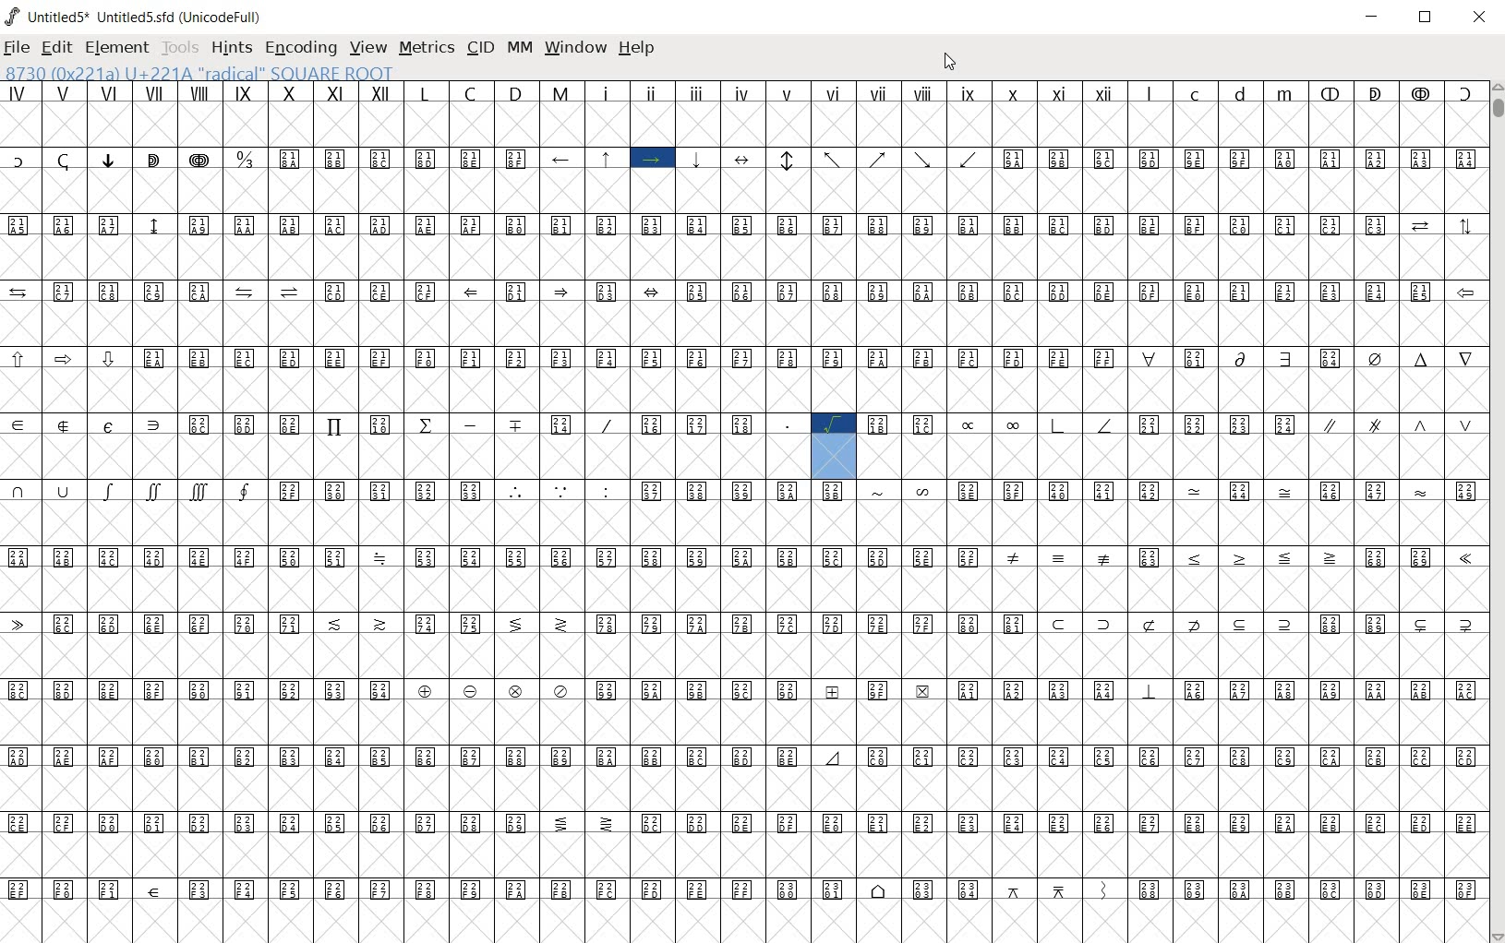 The width and height of the screenshot is (1505, 943). What do you see at coordinates (231, 48) in the screenshot?
I see `HINTS` at bounding box center [231, 48].